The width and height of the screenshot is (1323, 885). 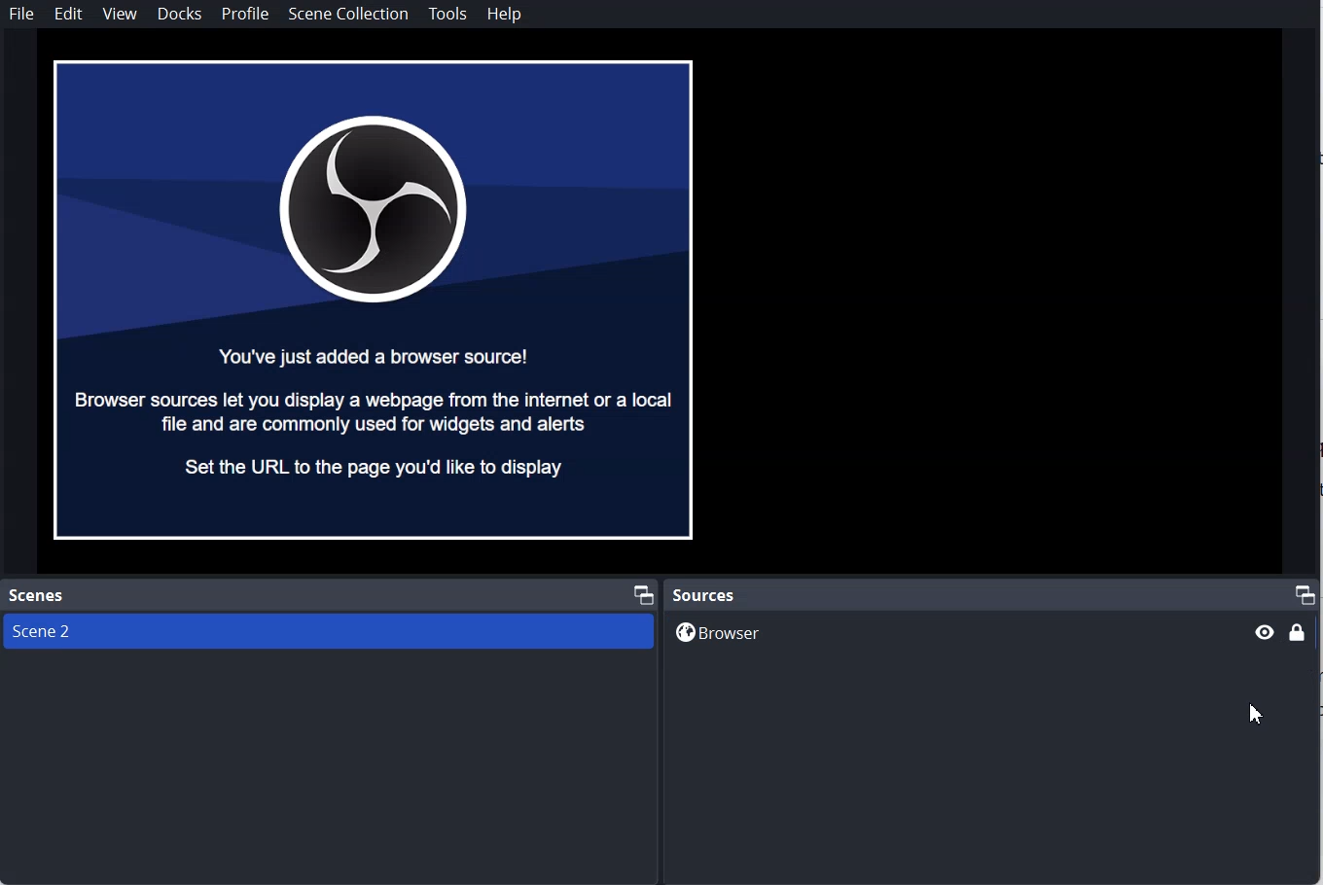 I want to click on Scene Collection, so click(x=349, y=14).